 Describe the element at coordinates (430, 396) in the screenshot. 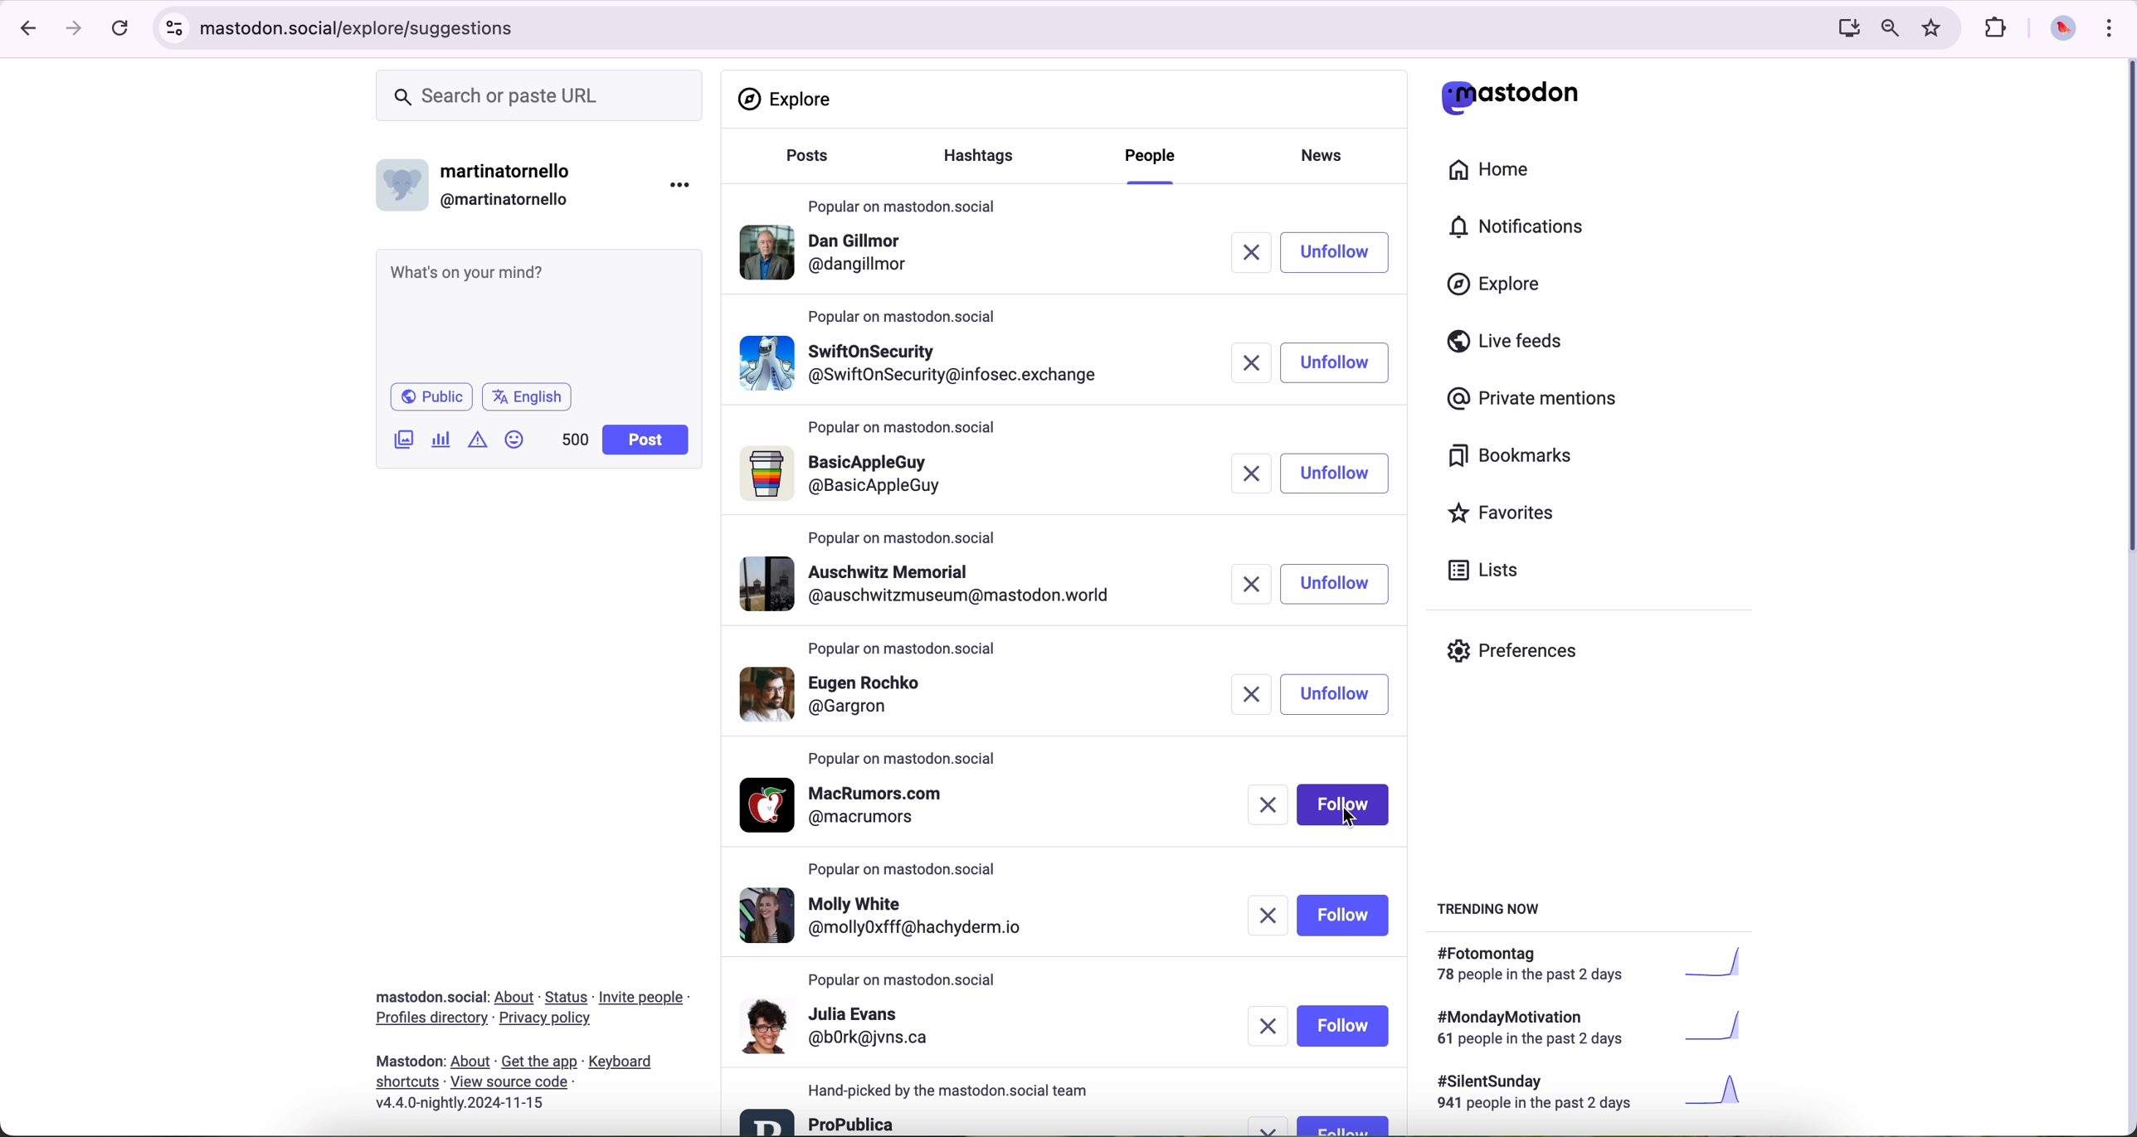

I see `public` at that location.